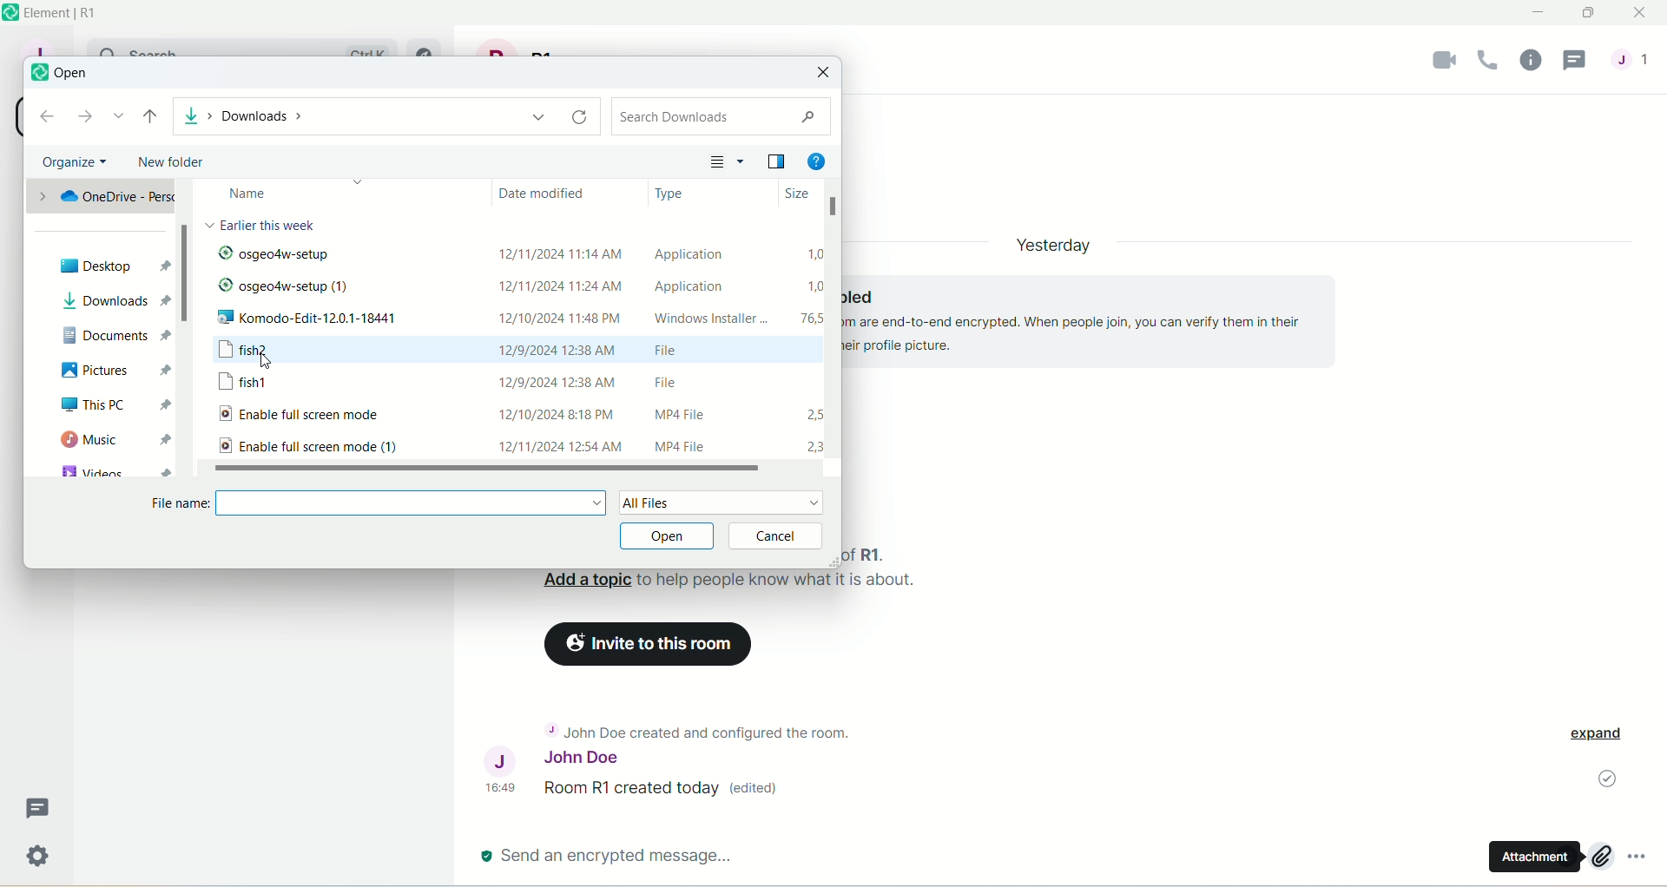  Describe the element at coordinates (112, 371) in the screenshot. I see `pictures` at that location.